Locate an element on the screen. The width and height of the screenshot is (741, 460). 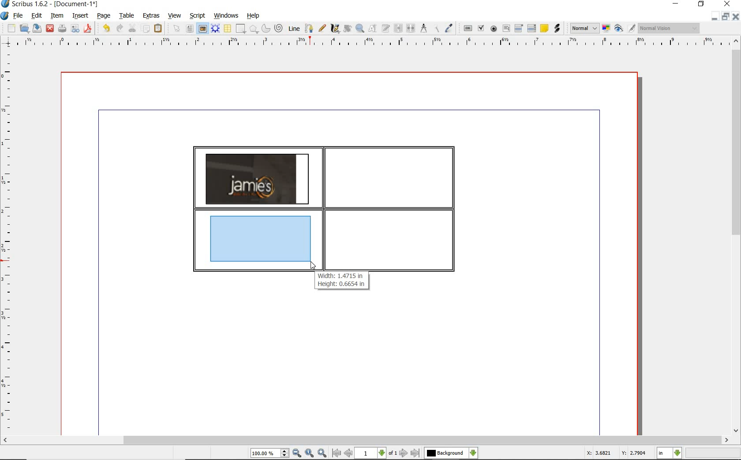
help is located at coordinates (253, 16).